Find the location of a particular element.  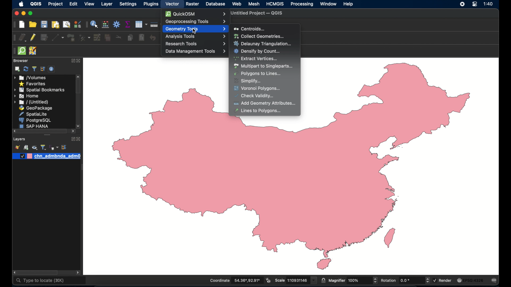

voronoi polygons is located at coordinates (258, 89).